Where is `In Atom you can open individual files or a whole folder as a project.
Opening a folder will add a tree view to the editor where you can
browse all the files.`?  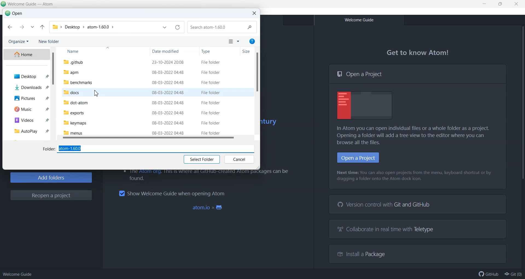 In Atom you can open individual files or a whole folder as a project.
Opening a folder will add a tree view to the editor where you can
browse all the files. is located at coordinates (416, 135).